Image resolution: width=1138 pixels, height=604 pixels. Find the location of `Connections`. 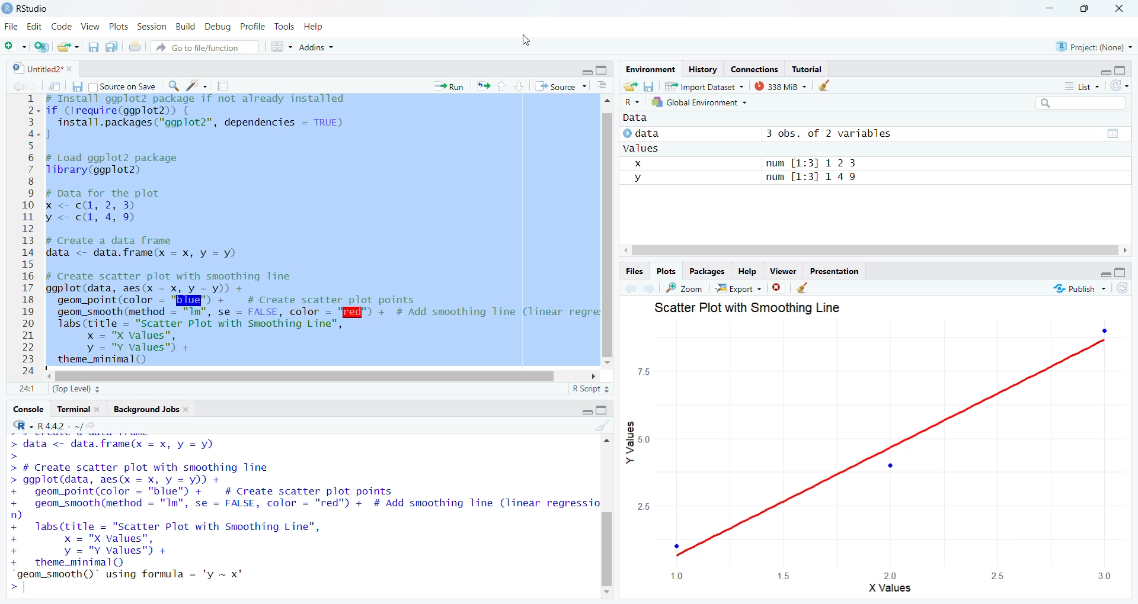

Connections is located at coordinates (755, 69).